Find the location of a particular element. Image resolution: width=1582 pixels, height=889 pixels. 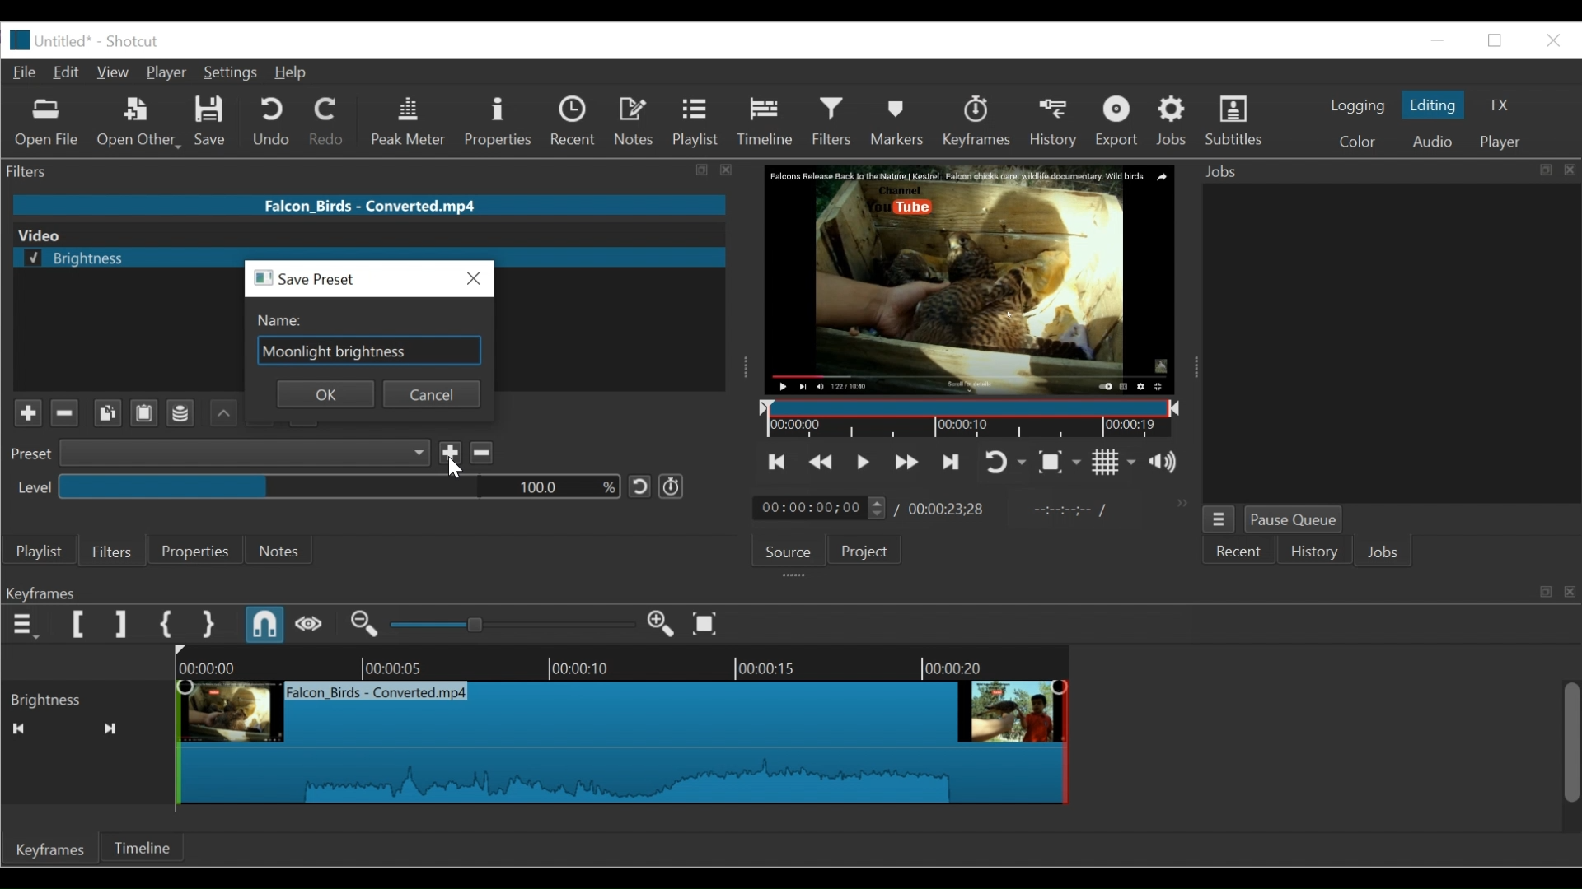

Keyframes is located at coordinates (977, 121).